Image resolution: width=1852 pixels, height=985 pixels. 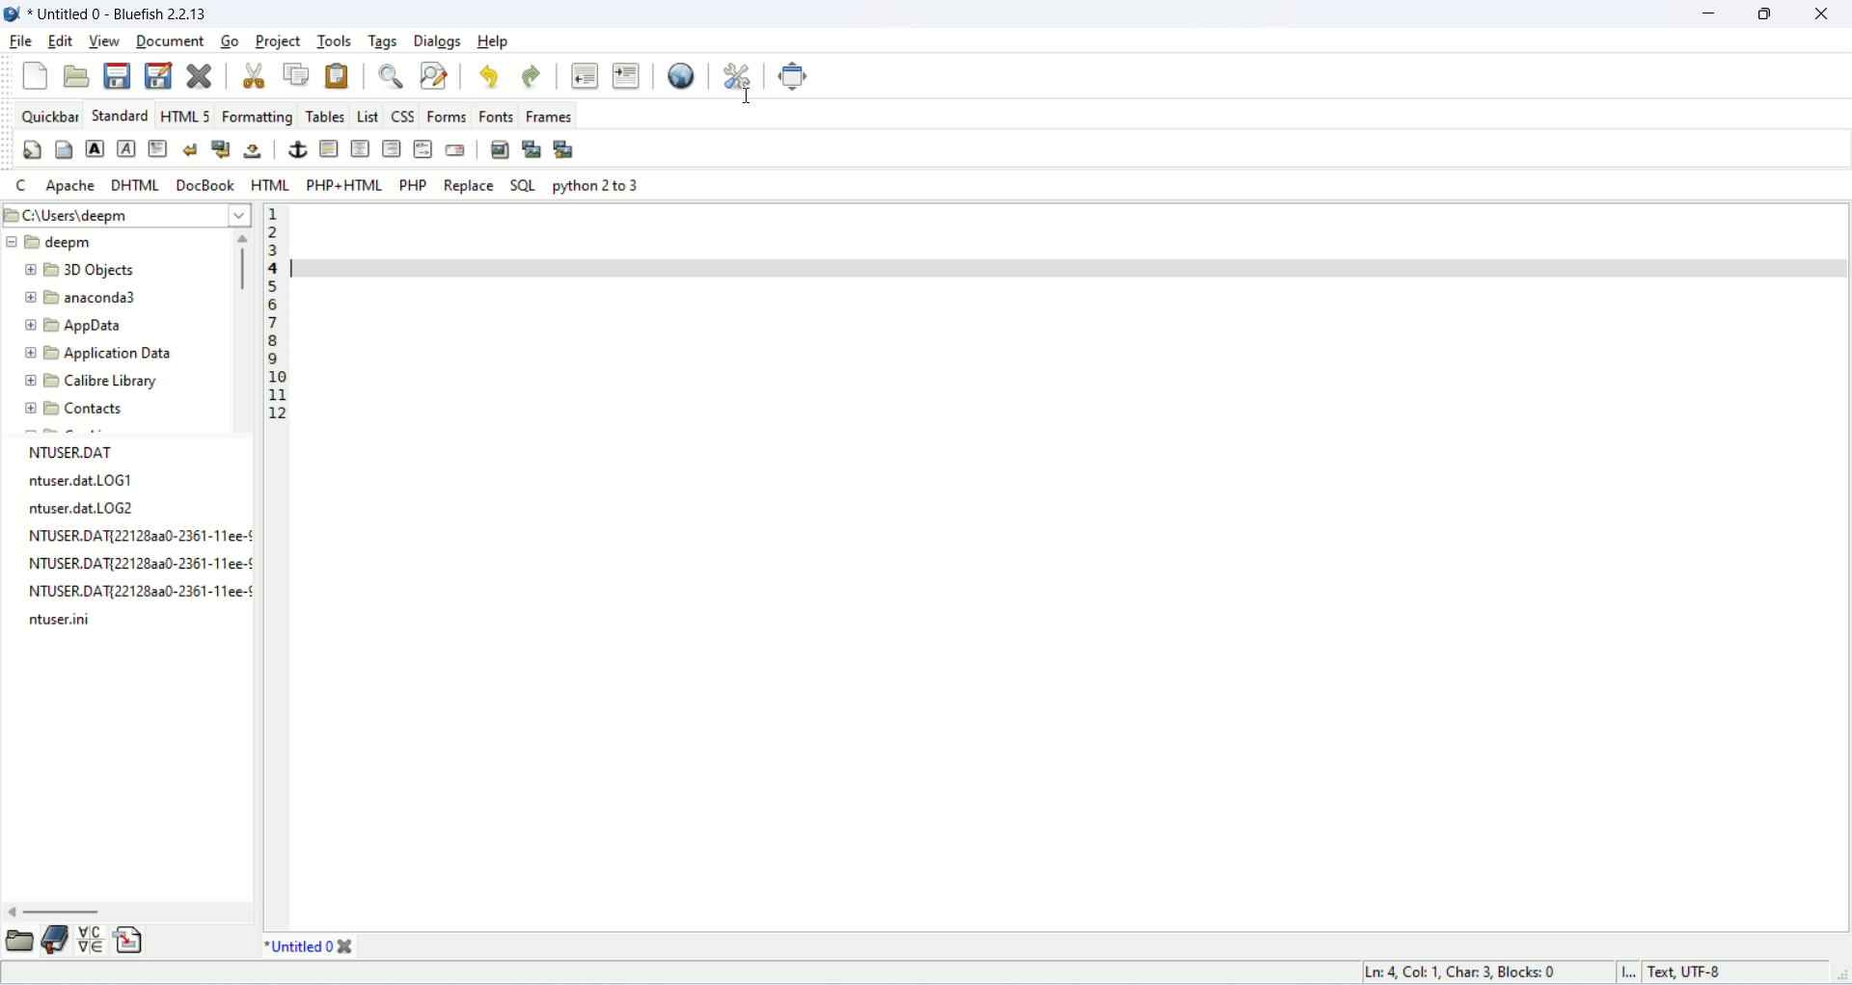 I want to click on Ln, col, char, block, so click(x=1465, y=973).